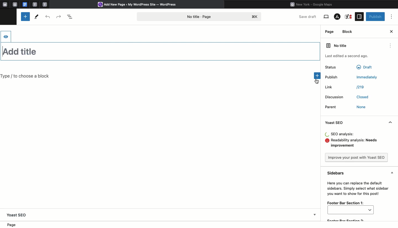 Image resolution: width=398 pixels, height=228 pixels. Describe the element at coordinates (334, 122) in the screenshot. I see `Yoast` at that location.